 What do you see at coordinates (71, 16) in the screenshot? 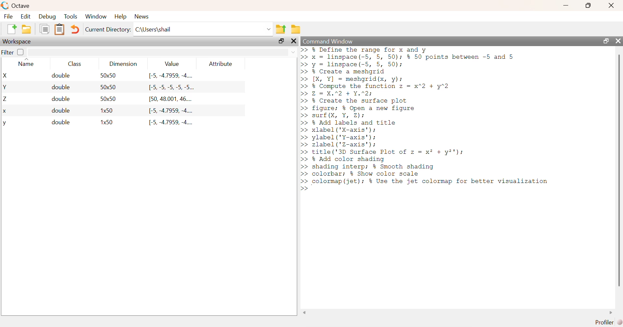
I see `Tools` at bounding box center [71, 16].